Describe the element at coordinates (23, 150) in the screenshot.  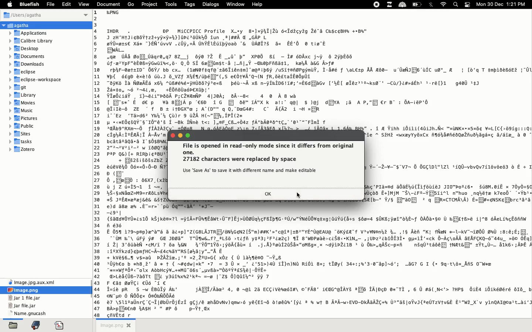
I see `Zotero` at that location.